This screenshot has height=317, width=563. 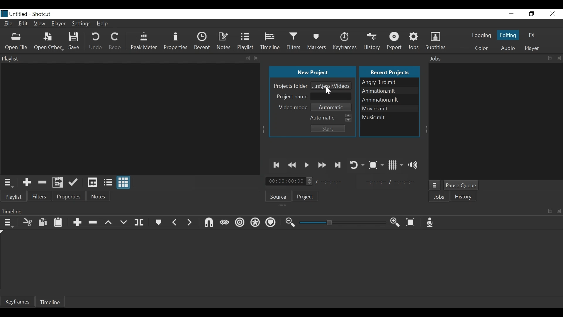 What do you see at coordinates (551, 14) in the screenshot?
I see `Close` at bounding box center [551, 14].